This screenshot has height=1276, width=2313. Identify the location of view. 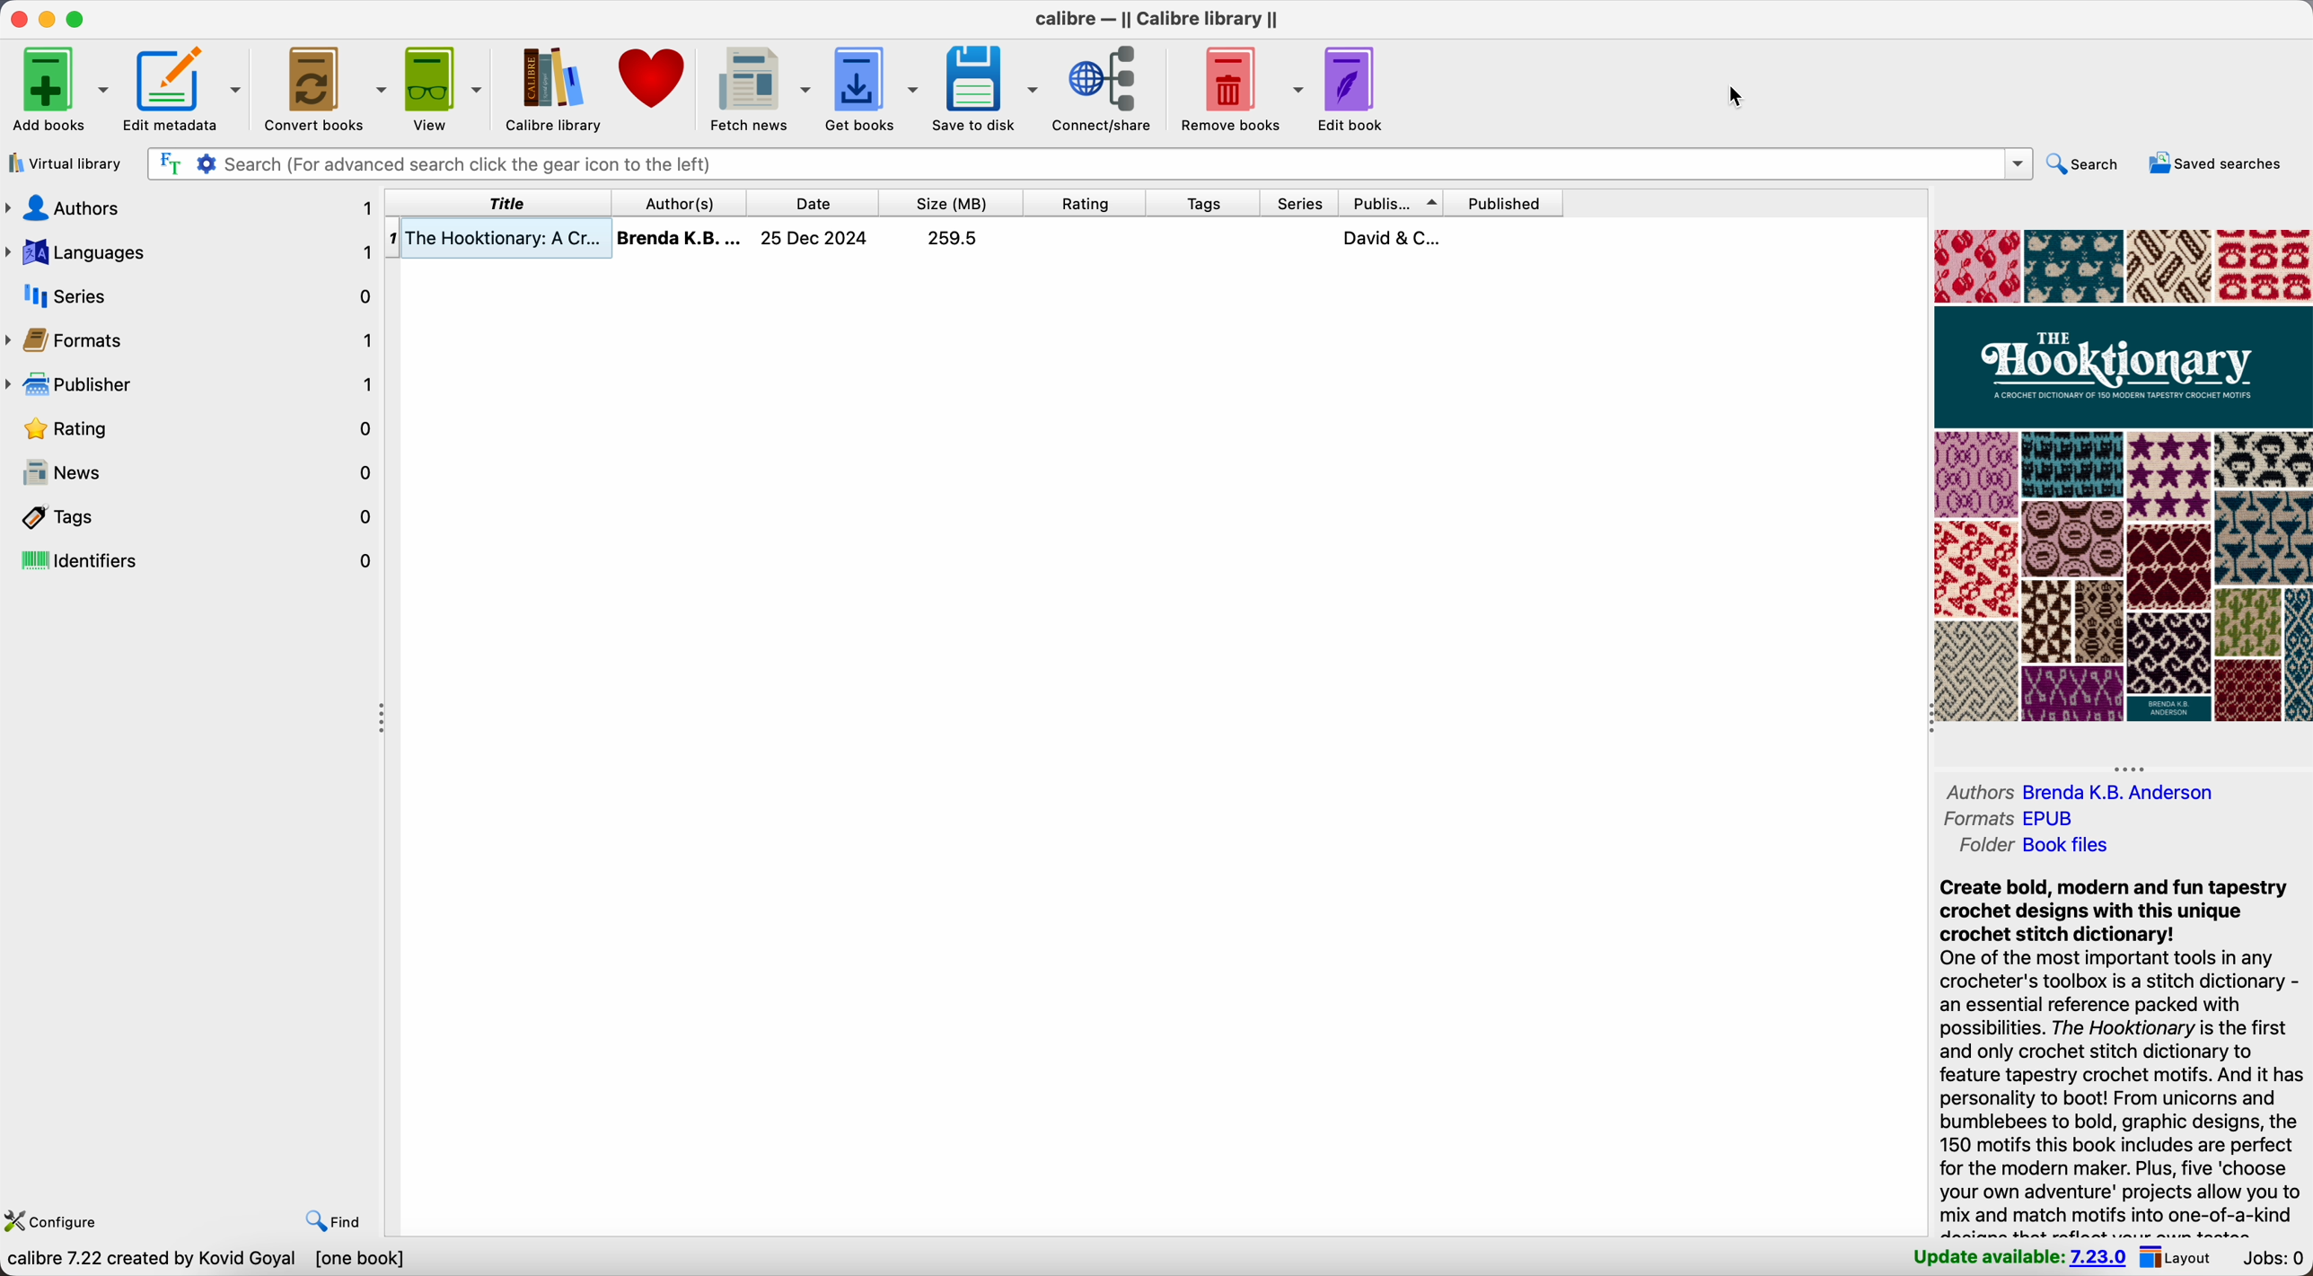
(444, 88).